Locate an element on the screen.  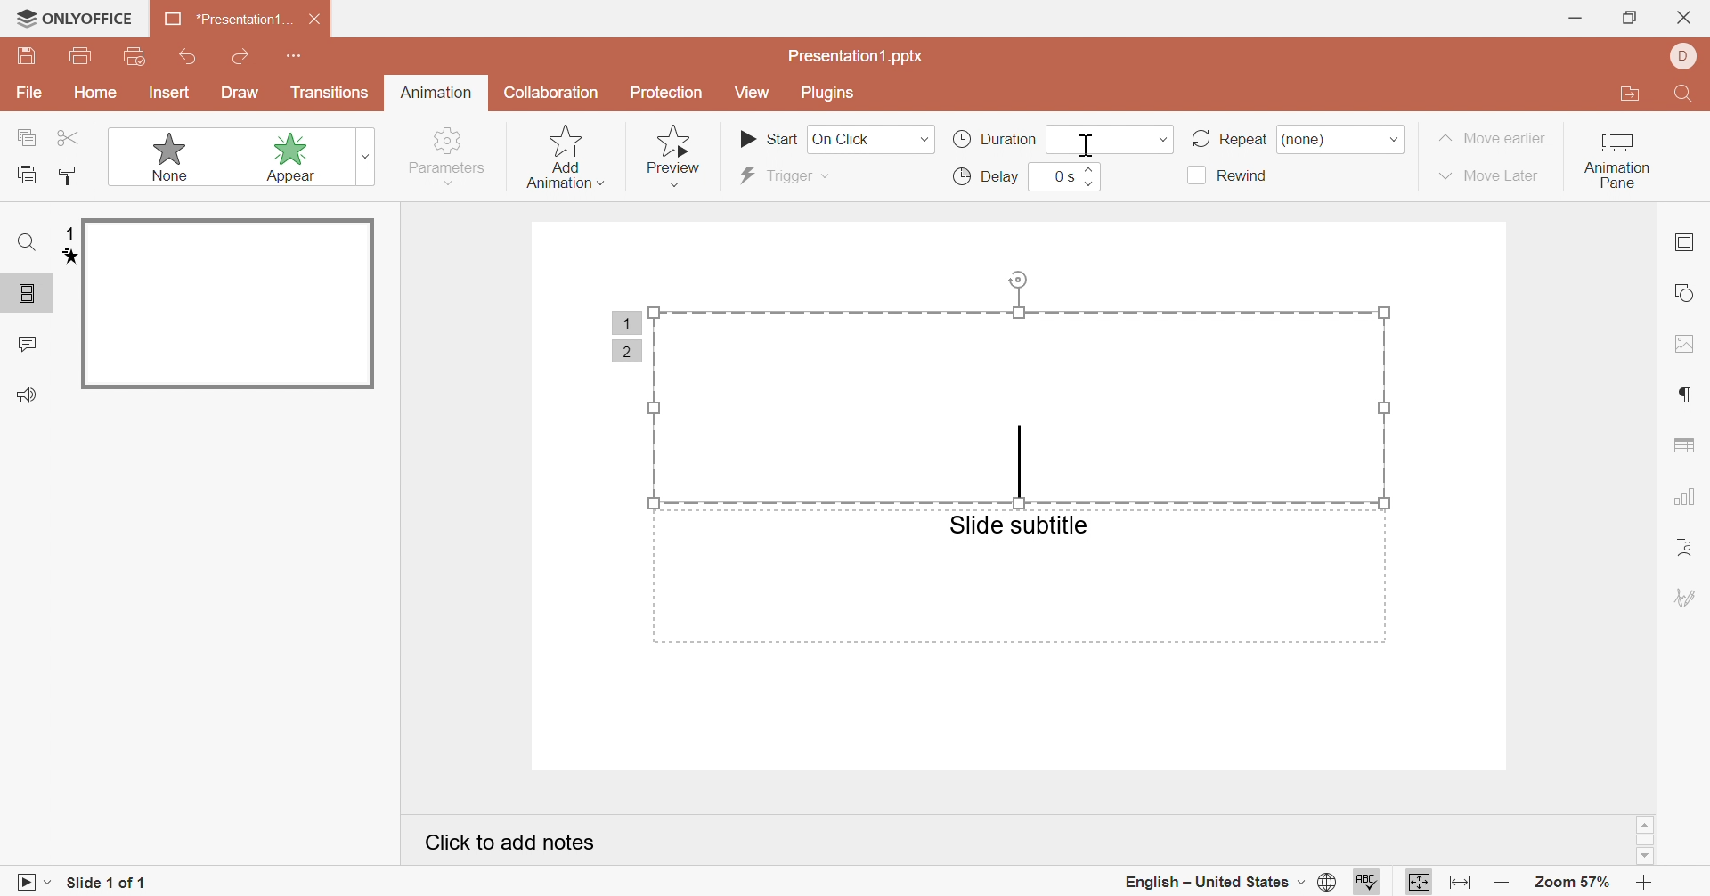
shape settings is located at coordinates (1683, 291).